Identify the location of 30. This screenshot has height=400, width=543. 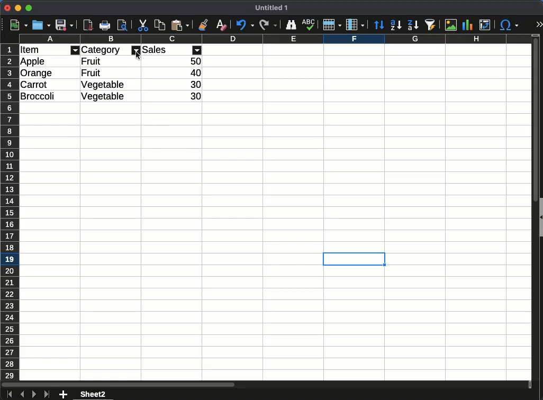
(193, 85).